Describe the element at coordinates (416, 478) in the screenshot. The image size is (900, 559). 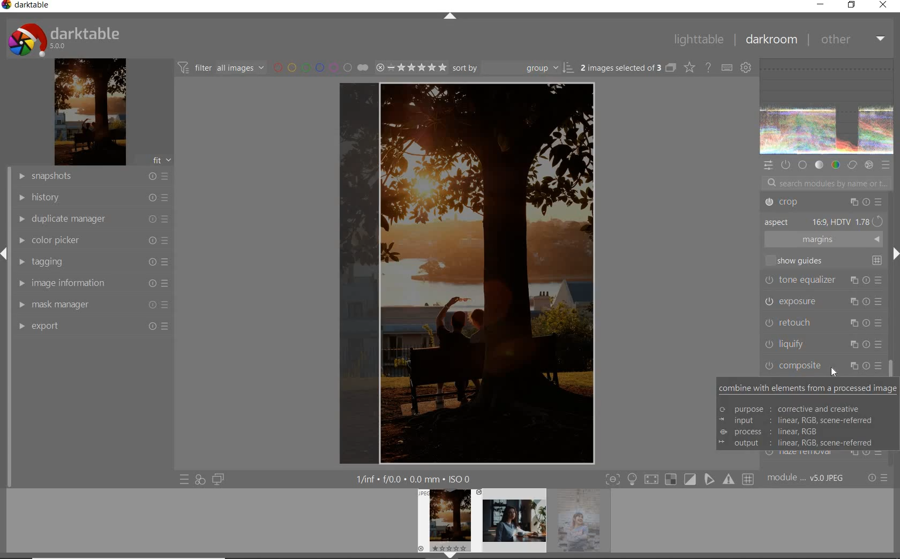
I see `other interface detail` at that location.